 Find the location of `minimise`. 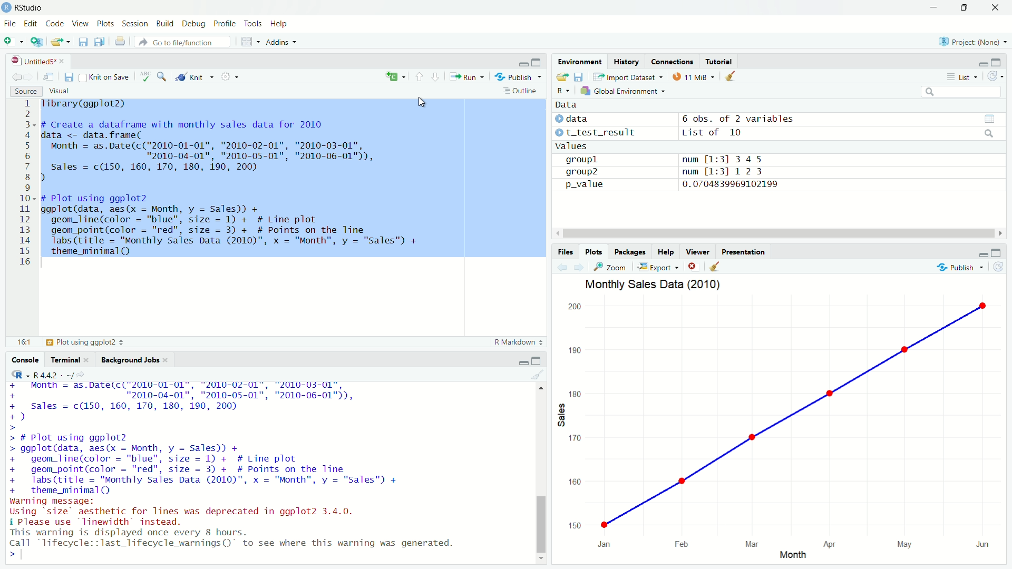

minimise is located at coordinates (982, 253).